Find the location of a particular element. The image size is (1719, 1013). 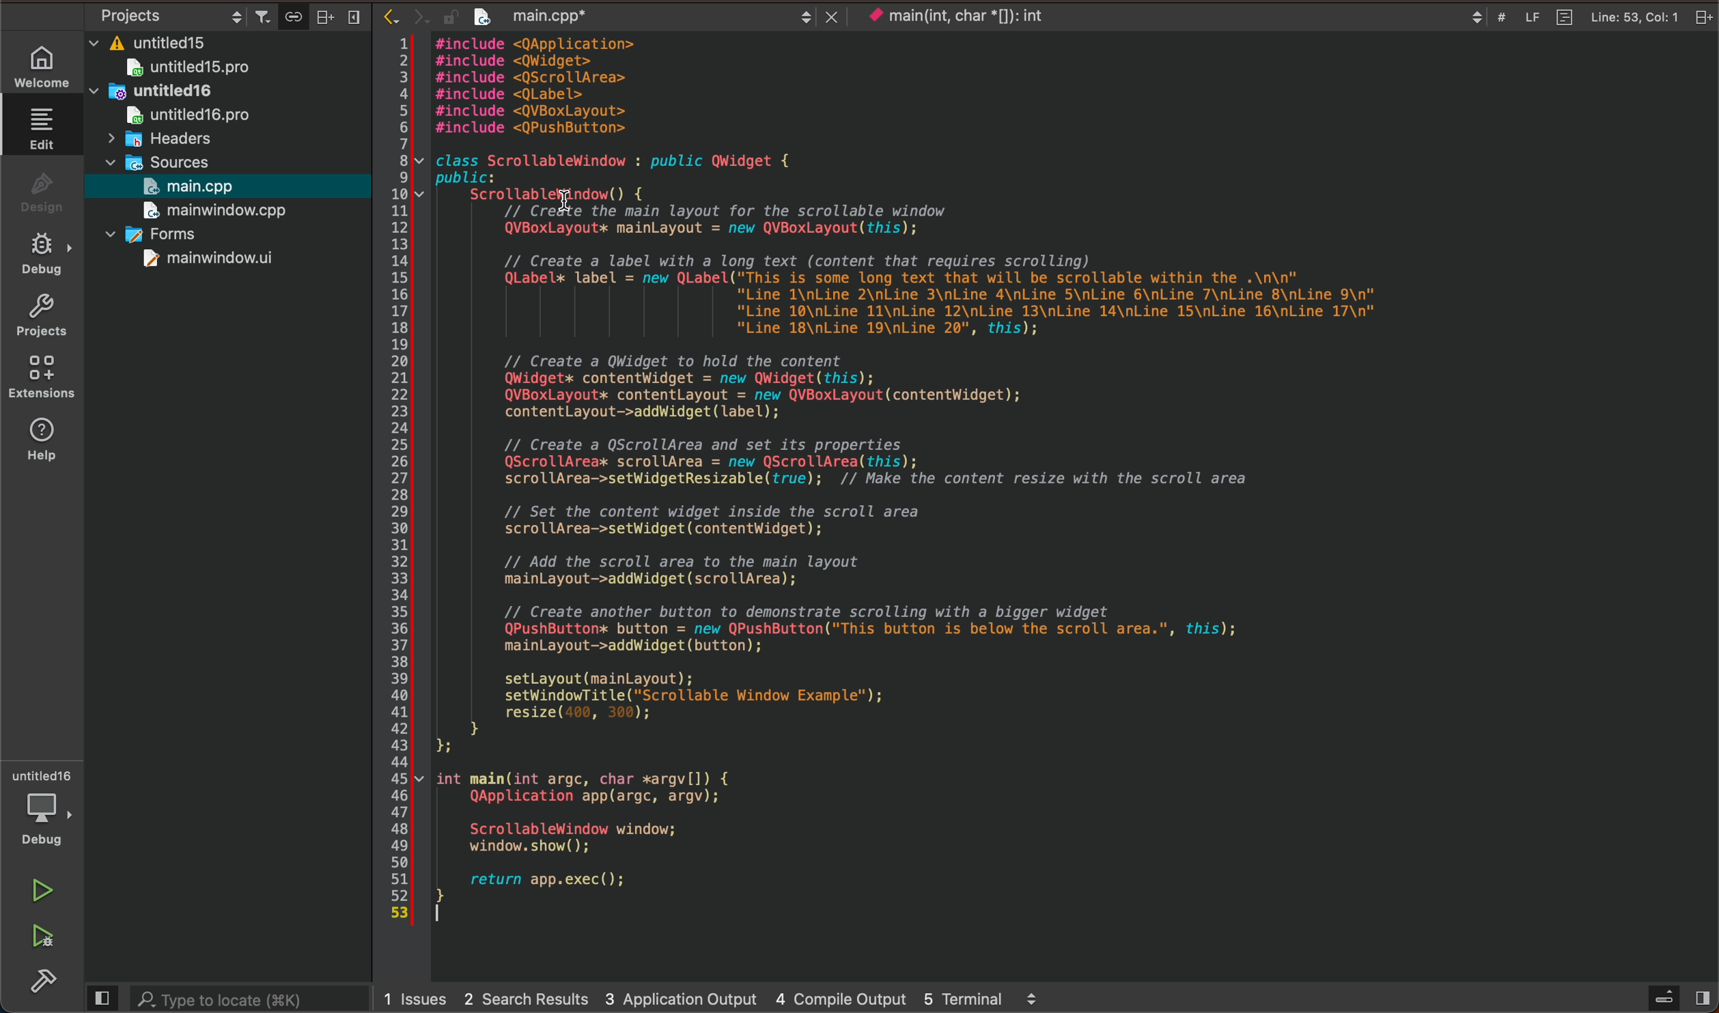

build is located at coordinates (35, 980).